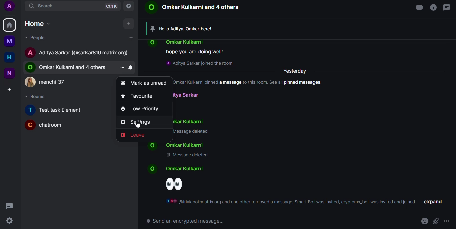 The image size is (456, 229). I want to click on menchi_37, so click(55, 81).